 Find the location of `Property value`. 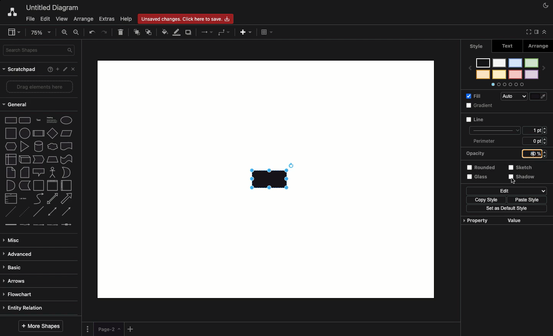

Property value is located at coordinates (493, 221).